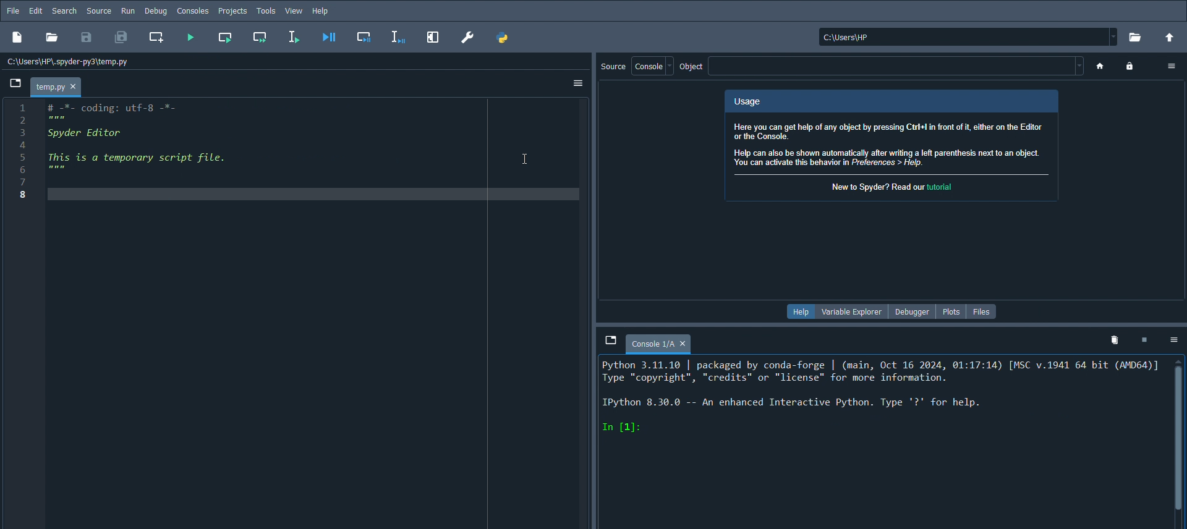 Image resolution: width=1187 pixels, height=529 pixels. Describe the element at coordinates (398, 37) in the screenshot. I see `Debug selection or current line` at that location.